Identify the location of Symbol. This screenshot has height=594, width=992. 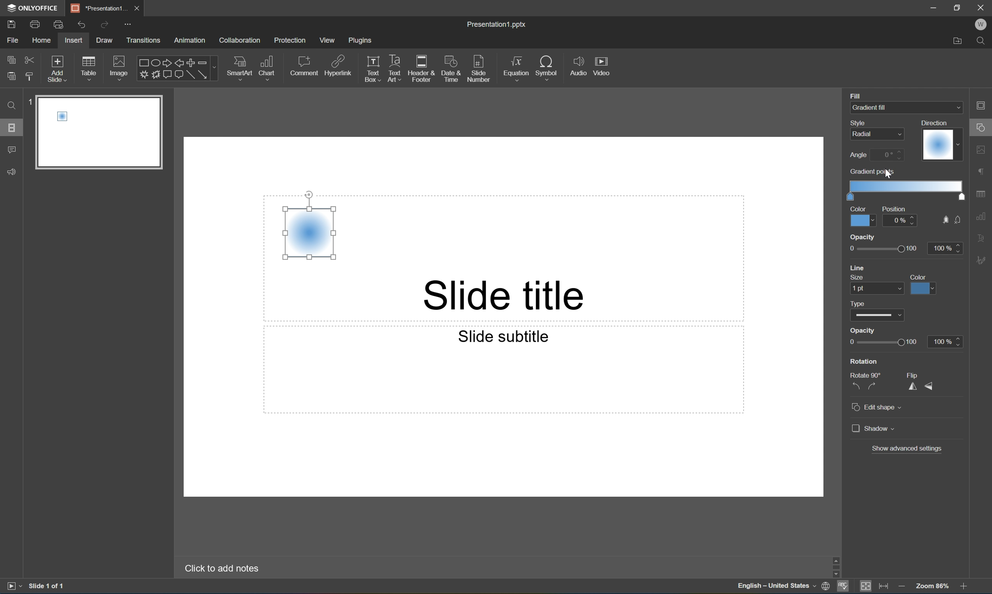
(547, 66).